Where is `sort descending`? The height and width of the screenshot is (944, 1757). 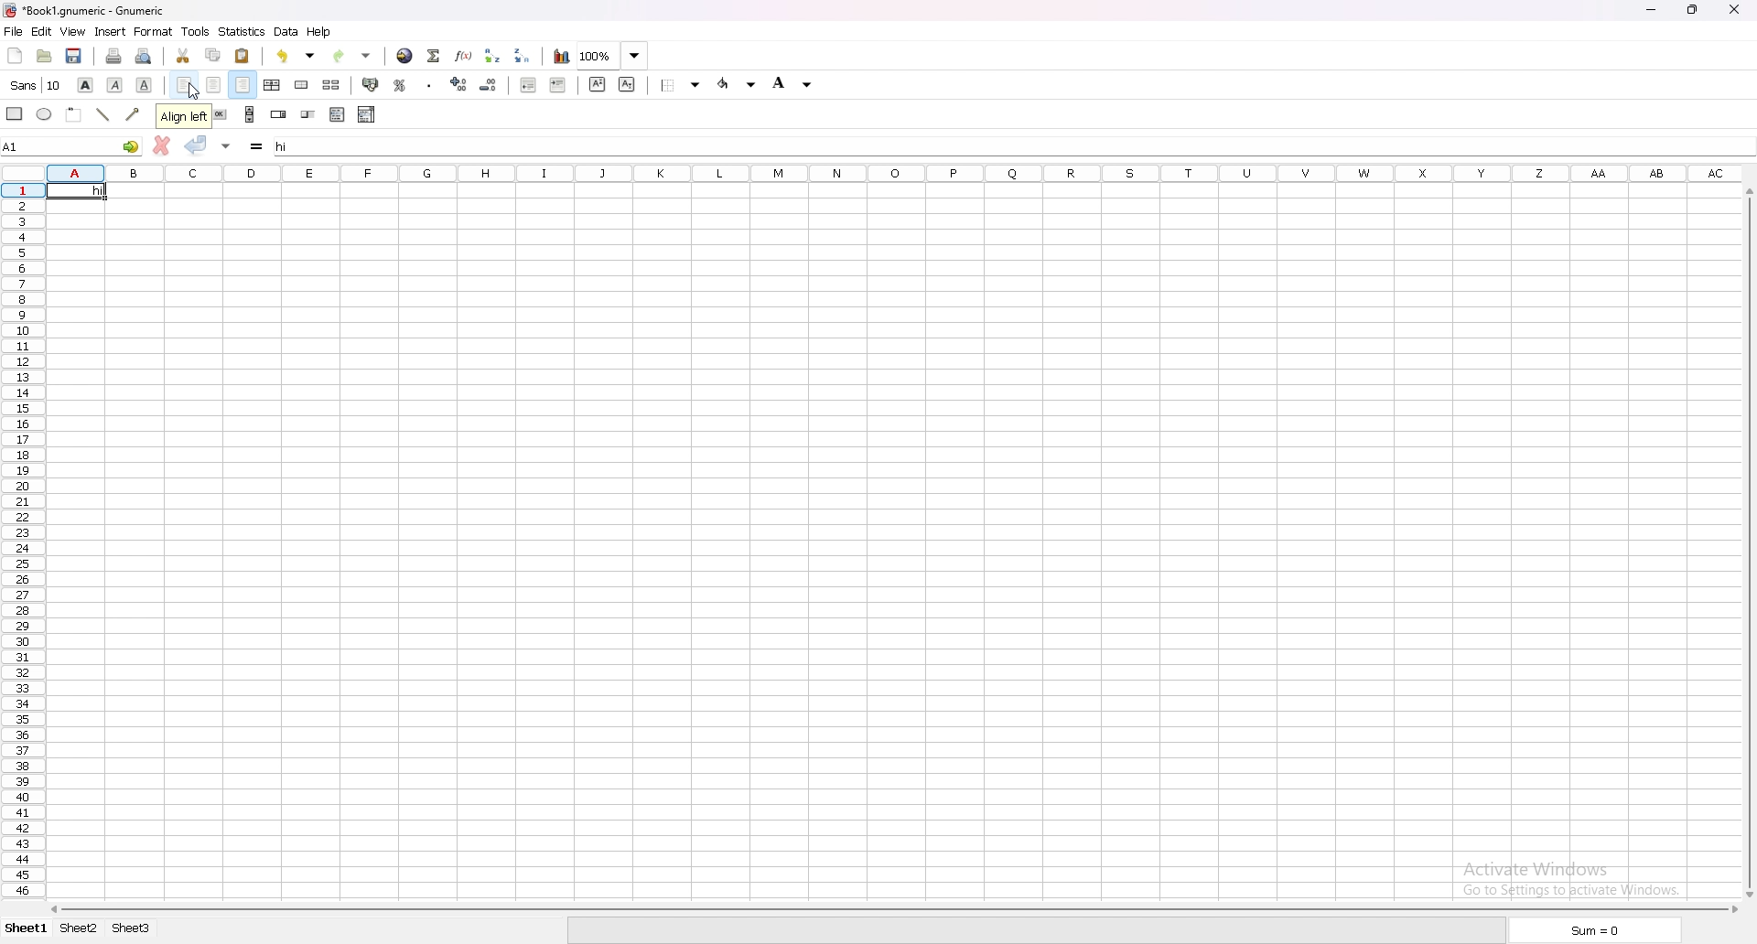 sort descending is located at coordinates (523, 55).